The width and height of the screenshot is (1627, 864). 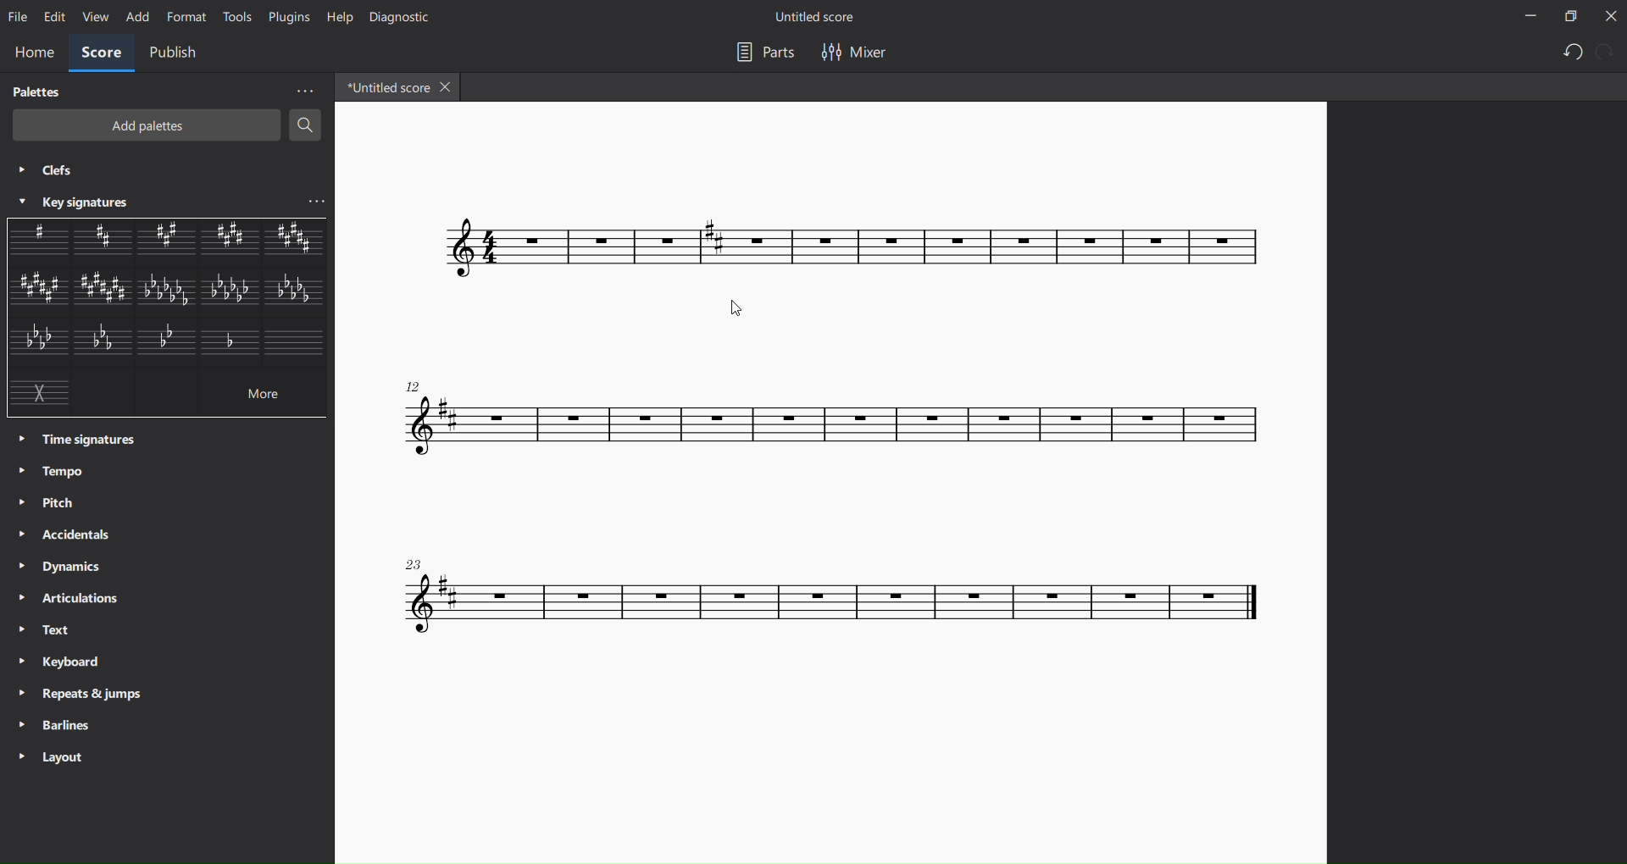 I want to click on layout, so click(x=57, y=759).